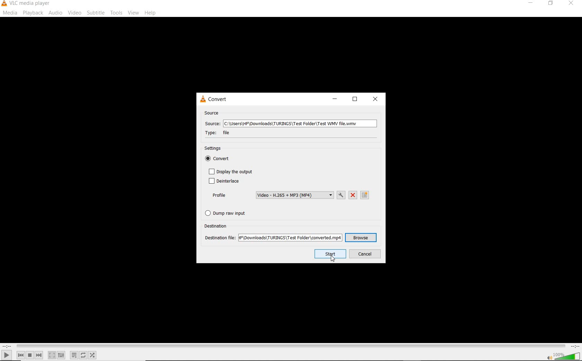 Image resolution: width=582 pixels, height=361 pixels. Describe the element at coordinates (353, 195) in the screenshot. I see `DELETE SELECTED PROFILE` at that location.